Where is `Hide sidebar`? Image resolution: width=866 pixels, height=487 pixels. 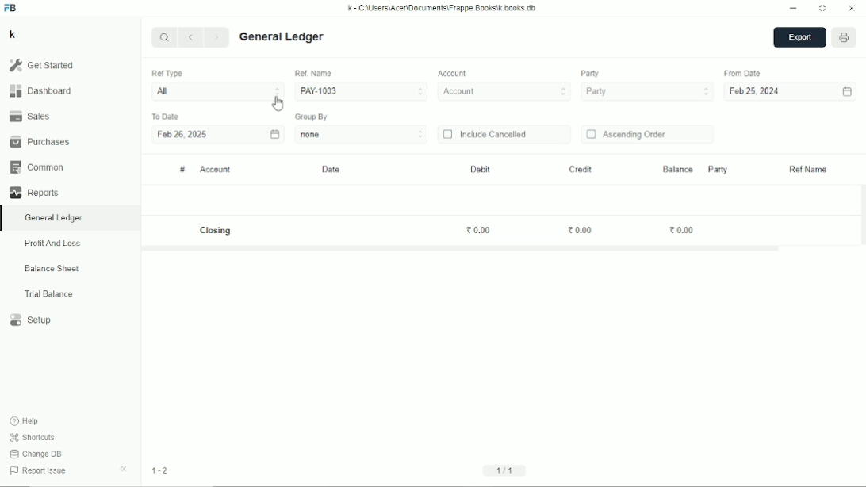 Hide sidebar is located at coordinates (124, 470).